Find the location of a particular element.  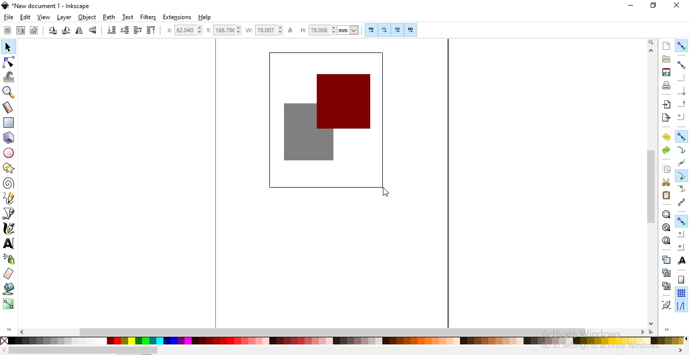

snap bounding boxes is located at coordinates (682, 65).